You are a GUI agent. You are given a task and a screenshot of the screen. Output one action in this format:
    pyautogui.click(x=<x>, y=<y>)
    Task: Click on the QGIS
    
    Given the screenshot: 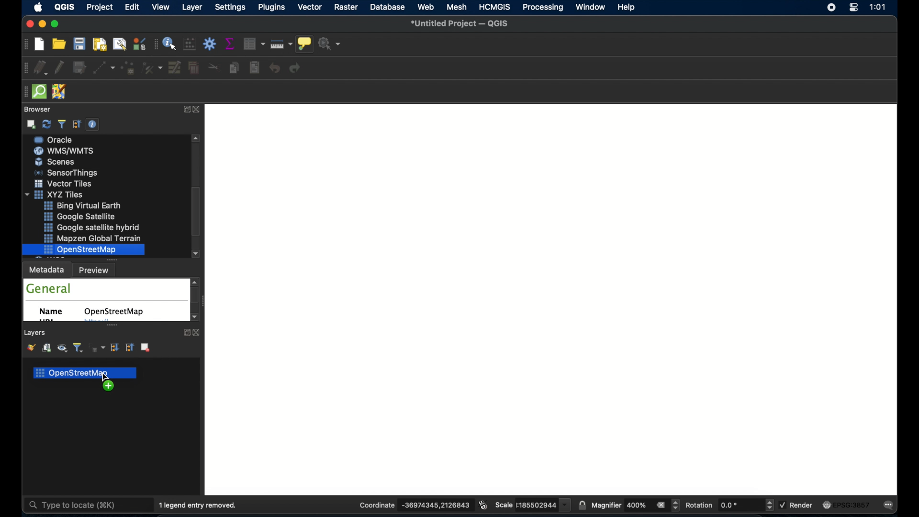 What is the action you would take?
    pyautogui.click(x=65, y=7)
    